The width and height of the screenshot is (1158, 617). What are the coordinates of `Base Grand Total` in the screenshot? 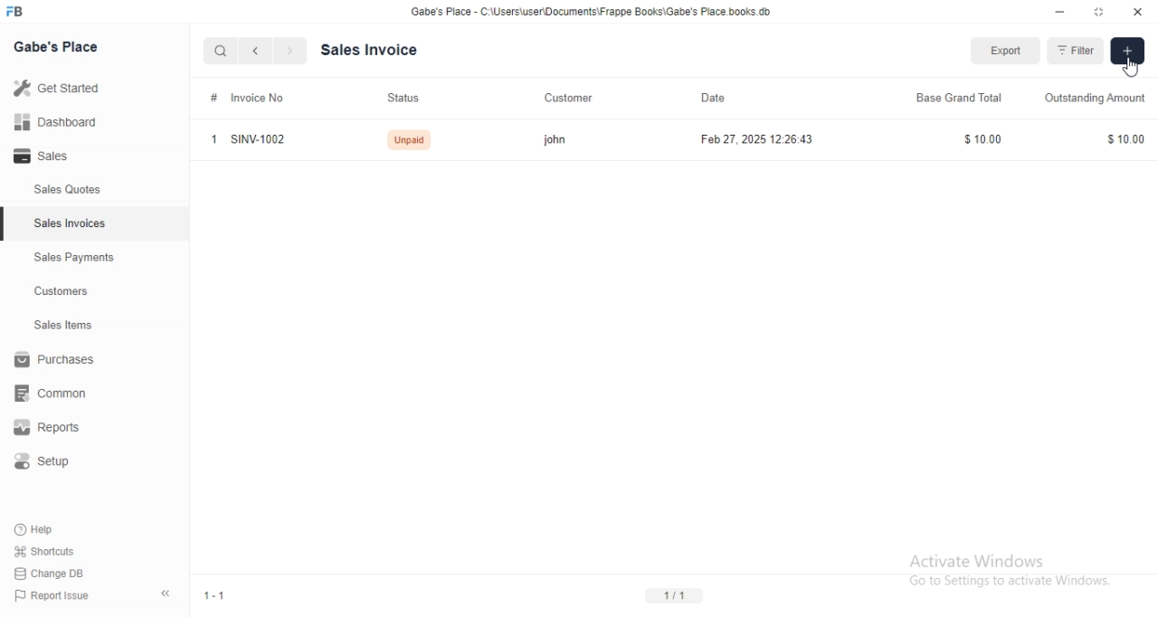 It's located at (964, 100).